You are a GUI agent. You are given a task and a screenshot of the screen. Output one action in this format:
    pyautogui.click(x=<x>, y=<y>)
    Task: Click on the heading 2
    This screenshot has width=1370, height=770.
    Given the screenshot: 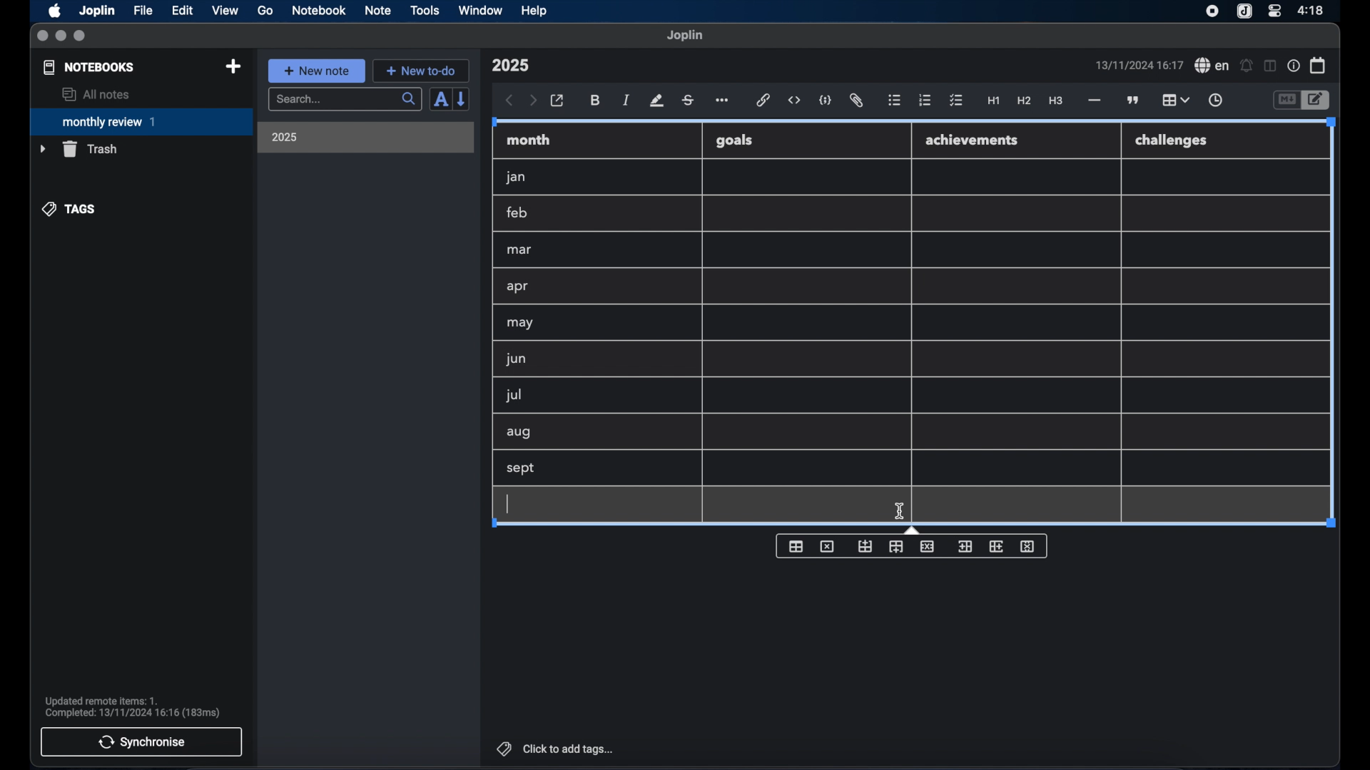 What is the action you would take?
    pyautogui.click(x=1025, y=101)
    